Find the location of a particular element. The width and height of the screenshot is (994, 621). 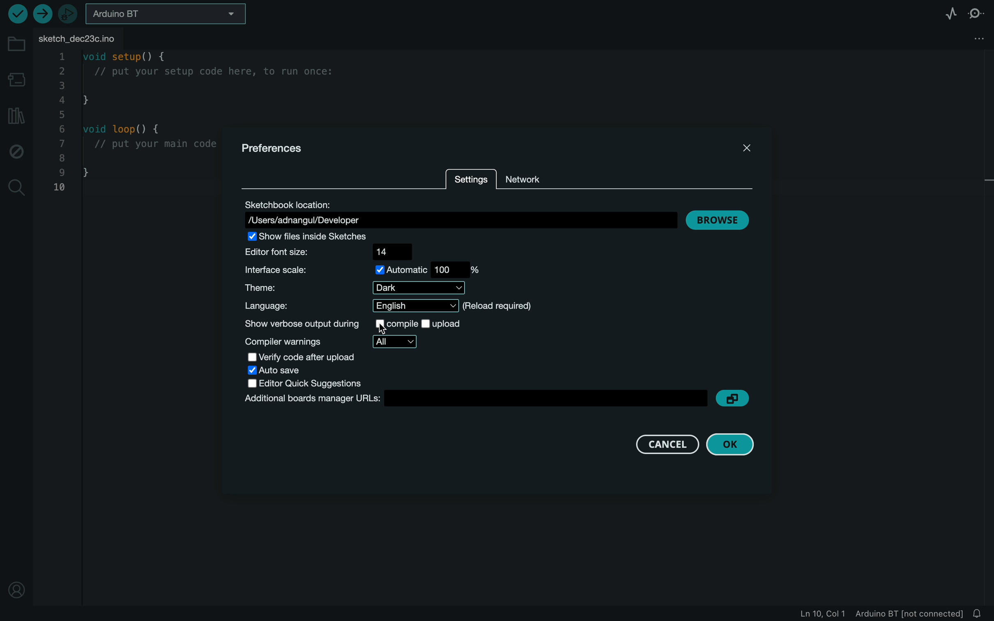

upload is located at coordinates (42, 13).